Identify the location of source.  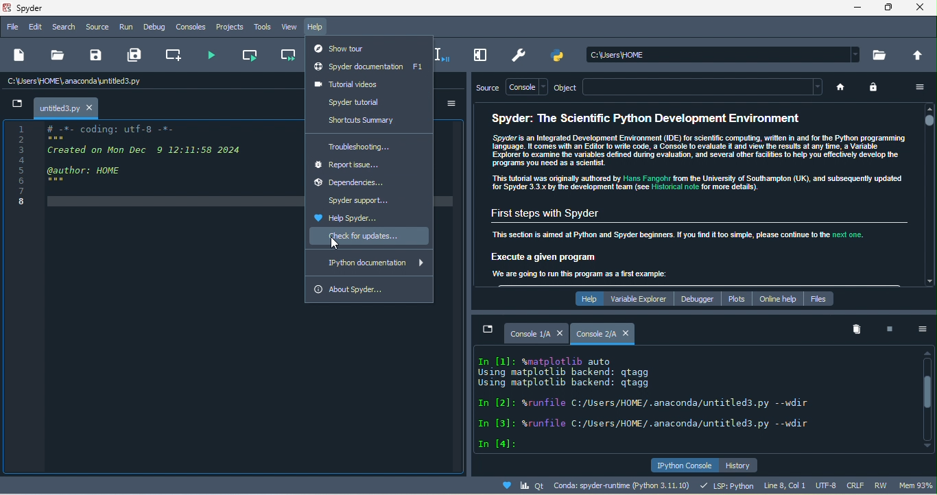
(96, 25).